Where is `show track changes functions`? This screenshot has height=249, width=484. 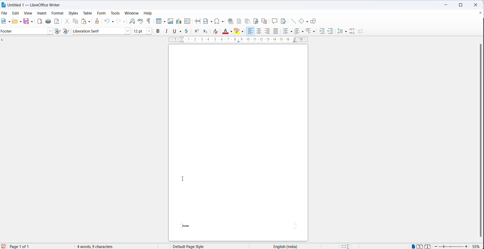 show track changes functions is located at coordinates (283, 21).